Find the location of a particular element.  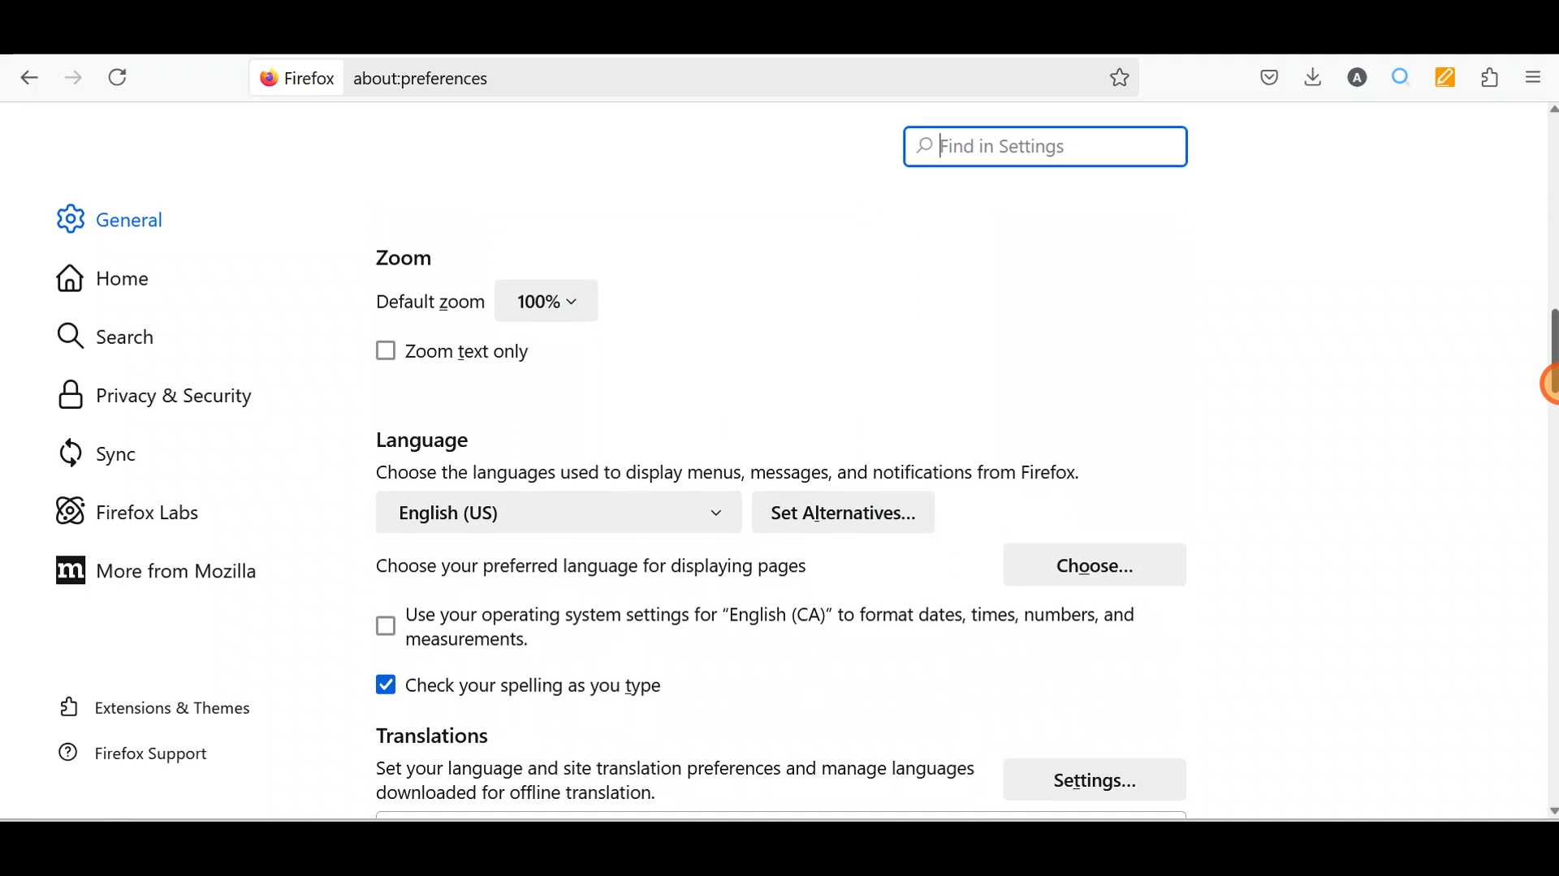

Firefox support is located at coordinates (123, 753).